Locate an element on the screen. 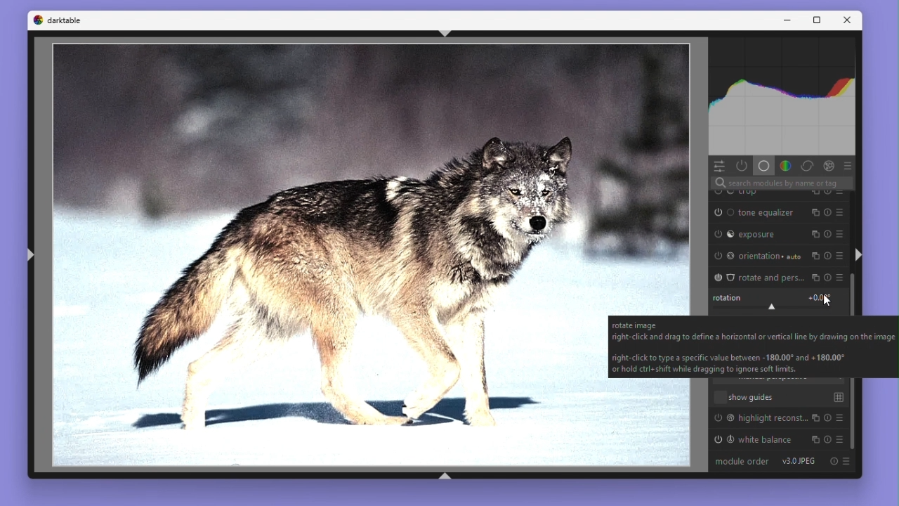 This screenshot has height=506, width=899. Vertical scroll bar is located at coordinates (856, 418).